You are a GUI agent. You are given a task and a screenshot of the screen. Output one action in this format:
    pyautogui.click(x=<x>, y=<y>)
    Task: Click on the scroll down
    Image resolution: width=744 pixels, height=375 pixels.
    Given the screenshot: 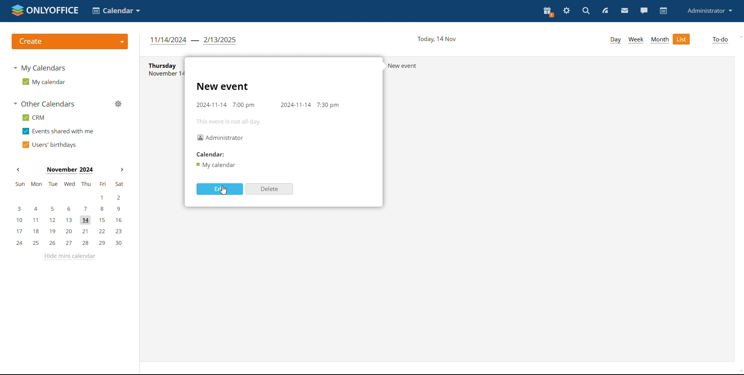 What is the action you would take?
    pyautogui.click(x=739, y=372)
    